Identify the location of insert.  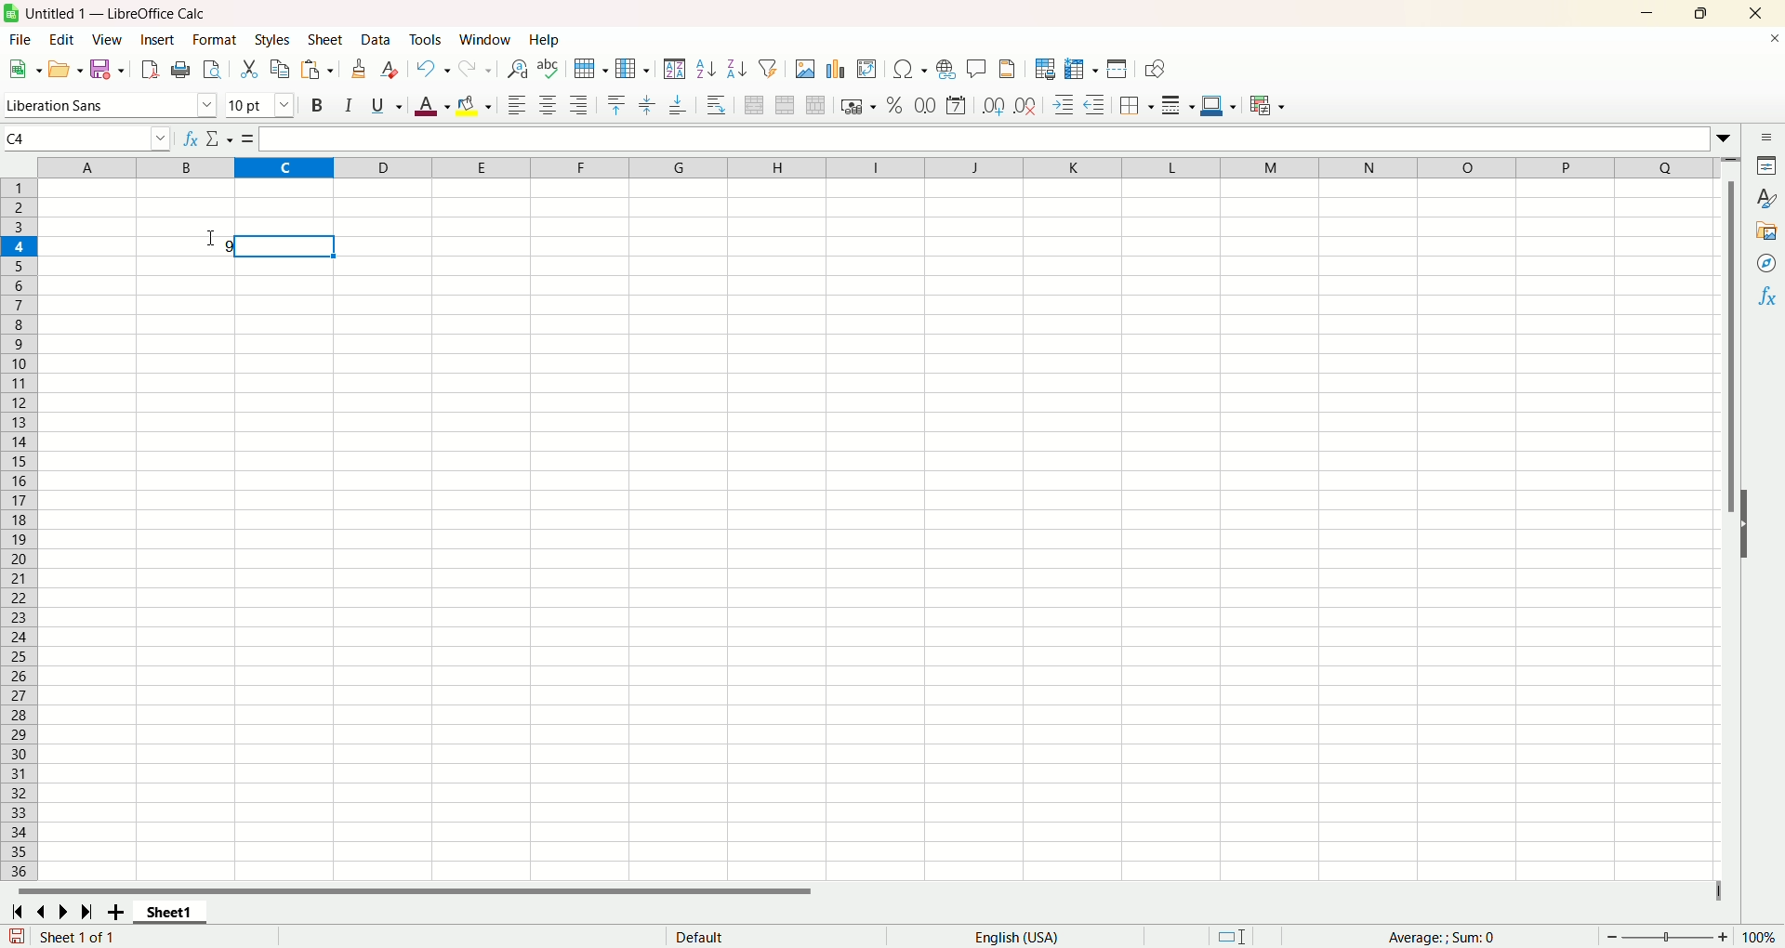
(158, 40).